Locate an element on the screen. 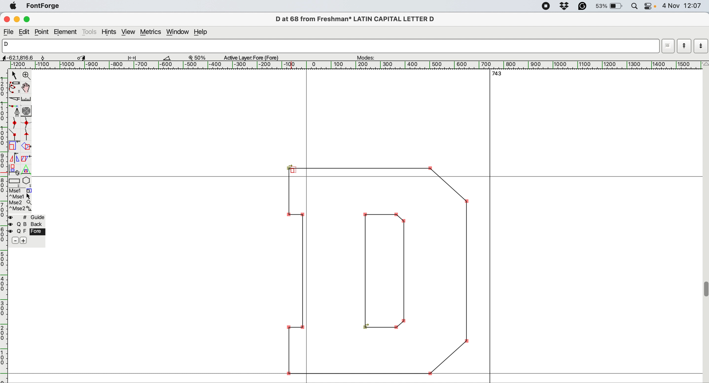 The image size is (709, 383). minimize is located at coordinates (17, 19).